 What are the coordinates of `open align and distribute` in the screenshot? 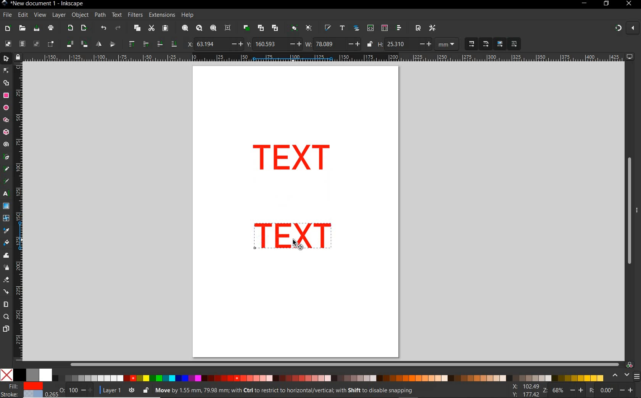 It's located at (399, 28).